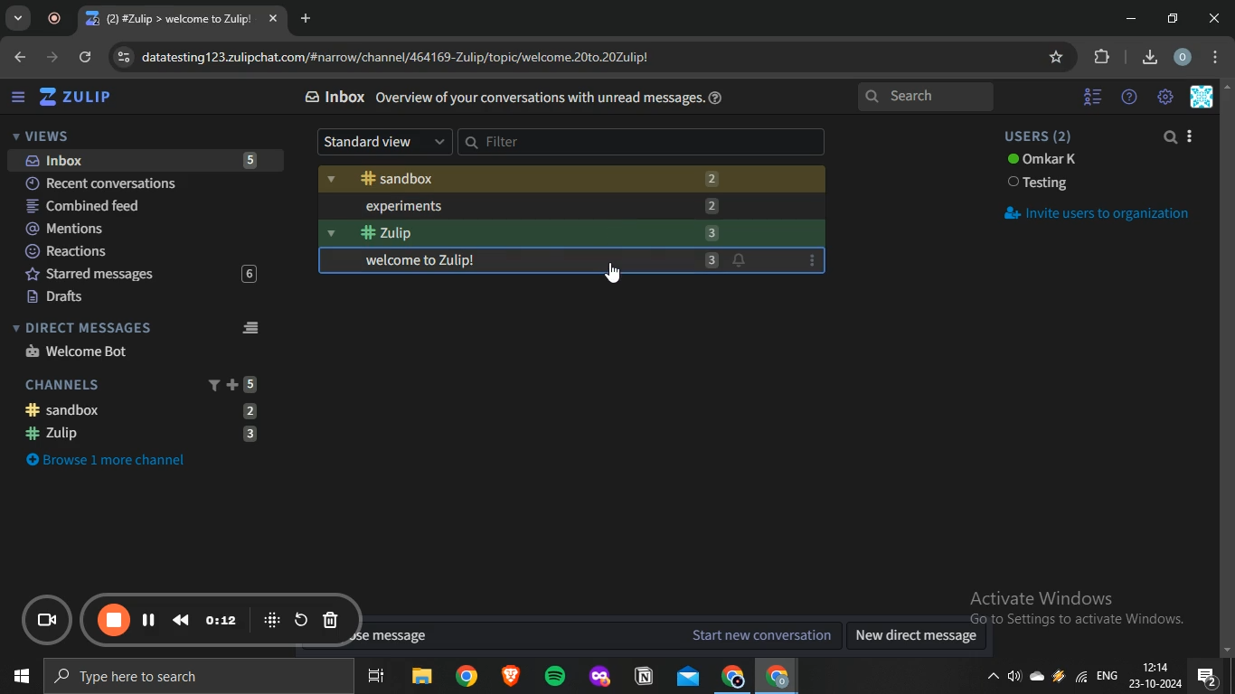 Image resolution: width=1235 pixels, height=694 pixels. Describe the element at coordinates (812, 261) in the screenshot. I see `:` at that location.